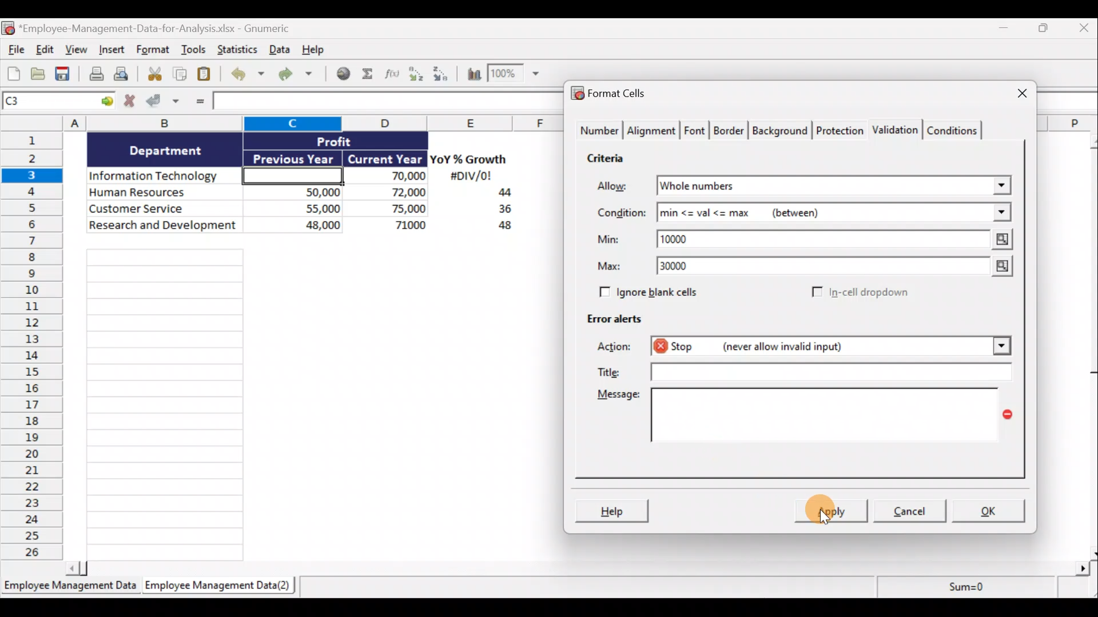 The height and width of the screenshot is (617, 1098). I want to click on Actions, so click(620, 348).